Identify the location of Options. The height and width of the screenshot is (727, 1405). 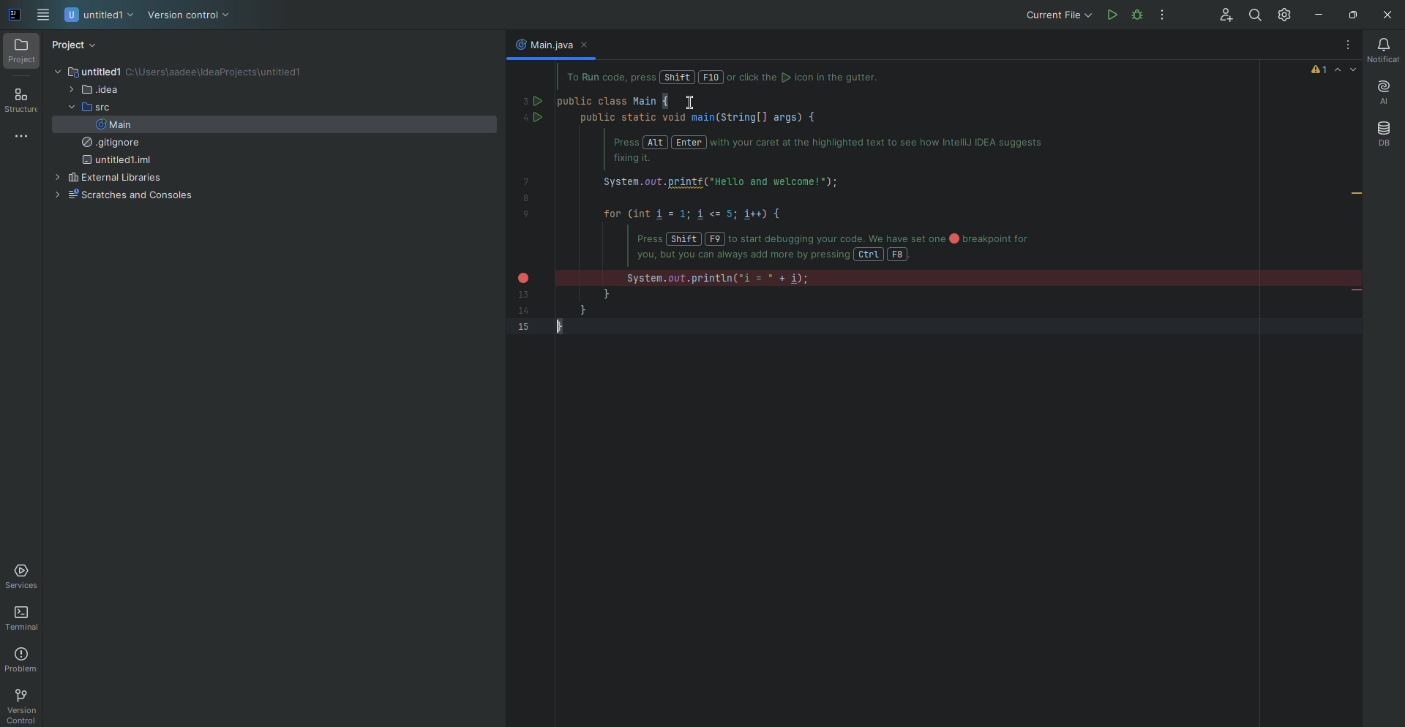
(1344, 45).